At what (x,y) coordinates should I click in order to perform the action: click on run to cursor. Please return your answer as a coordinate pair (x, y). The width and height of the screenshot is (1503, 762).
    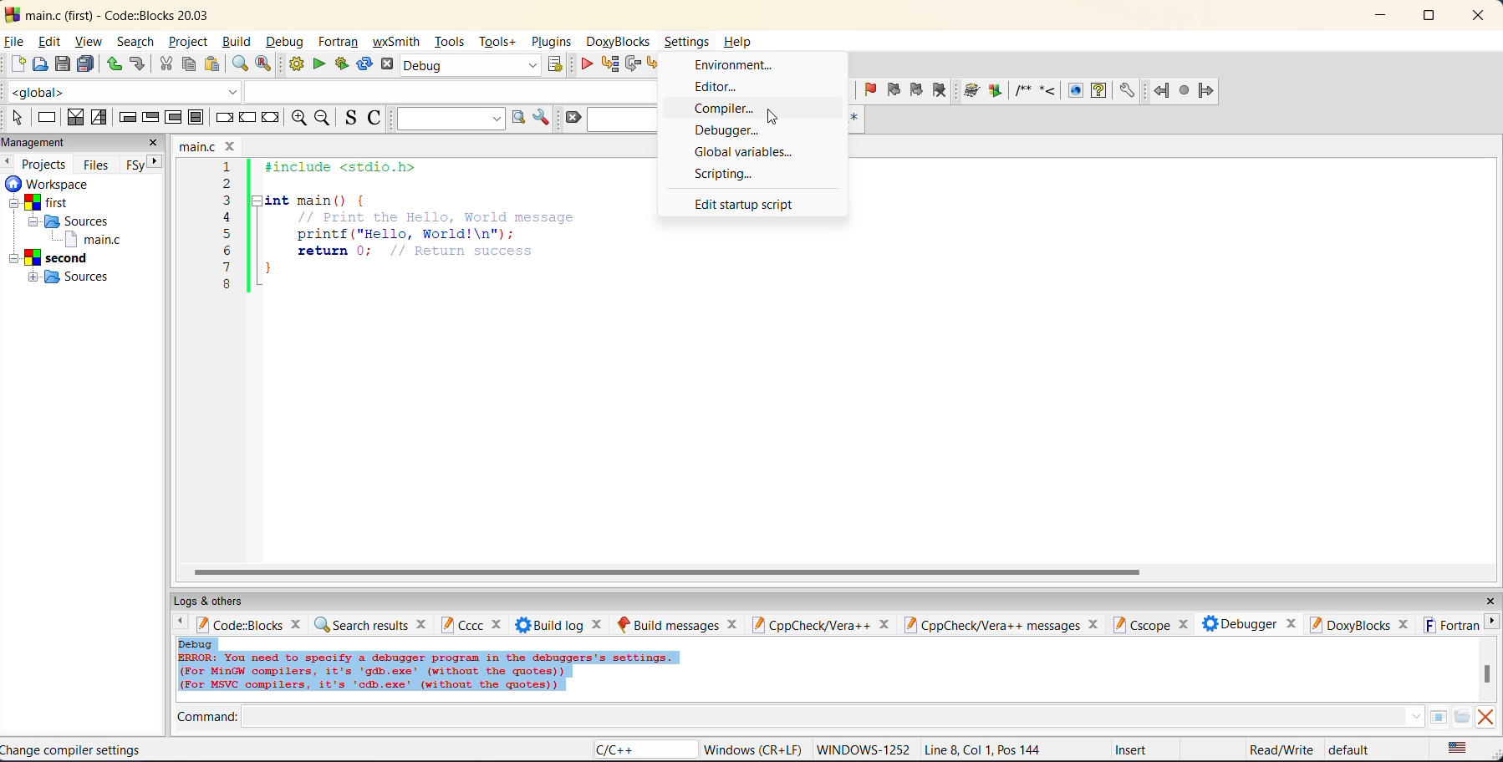
    Looking at the image, I should click on (609, 64).